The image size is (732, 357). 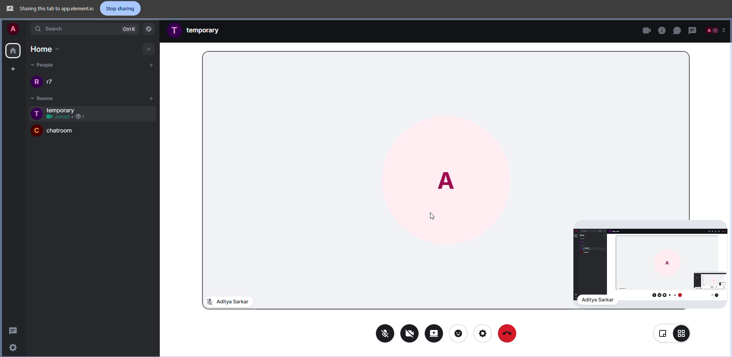 I want to click on threads, so click(x=693, y=30).